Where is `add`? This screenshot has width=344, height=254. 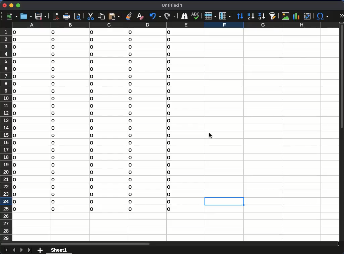
add is located at coordinates (41, 250).